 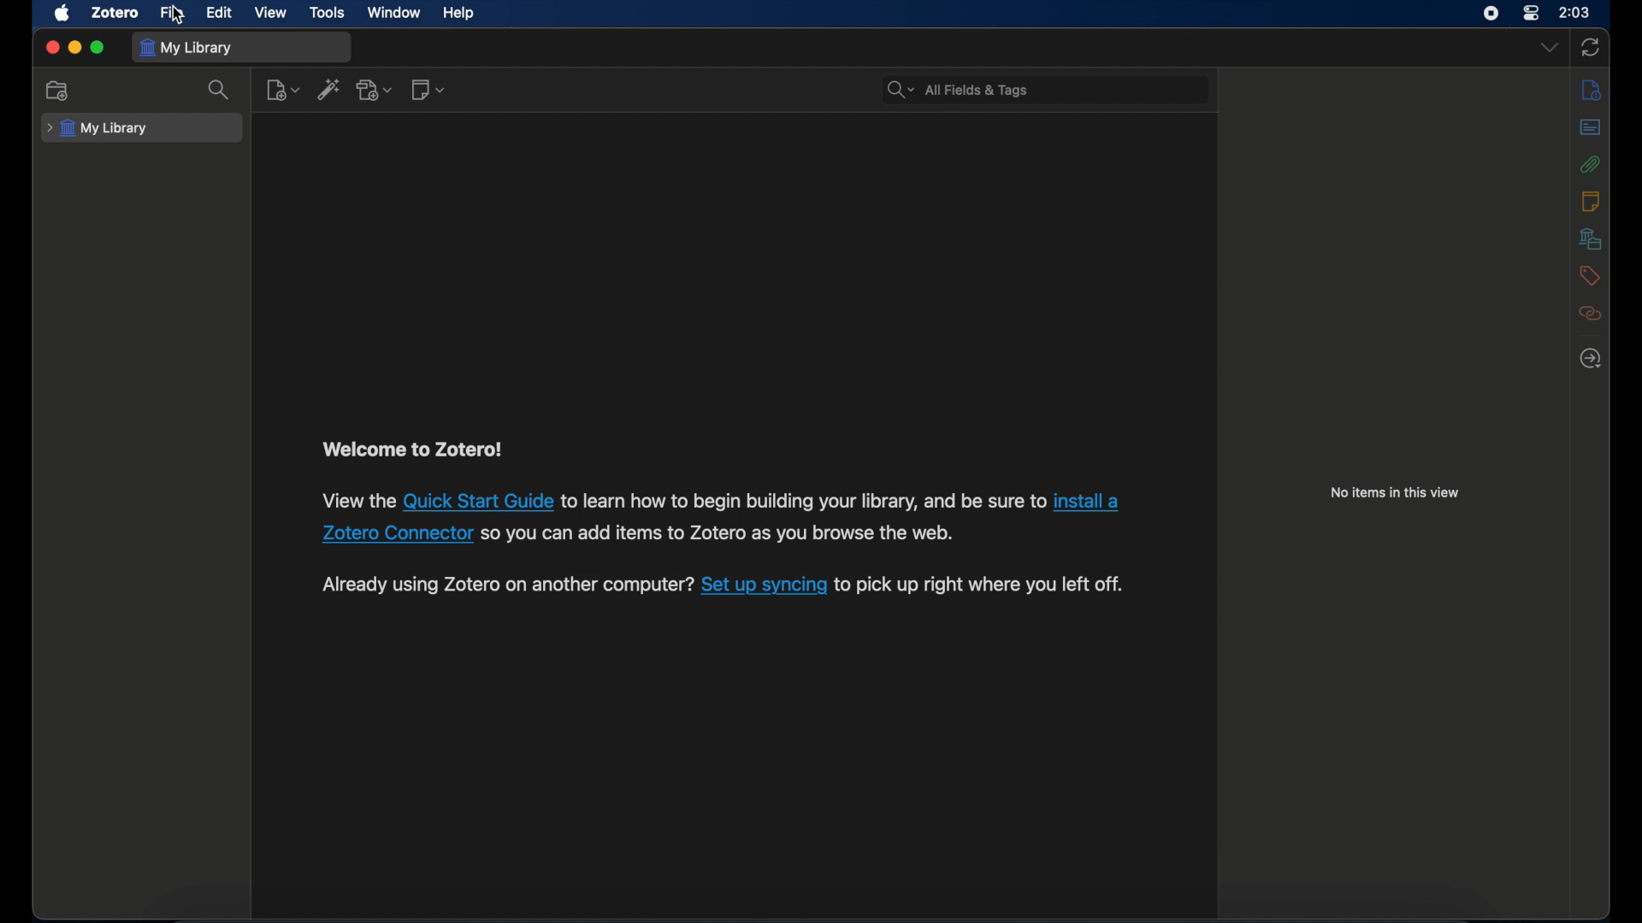 What do you see at coordinates (506, 586) in the screenshot?
I see `text` at bounding box center [506, 586].